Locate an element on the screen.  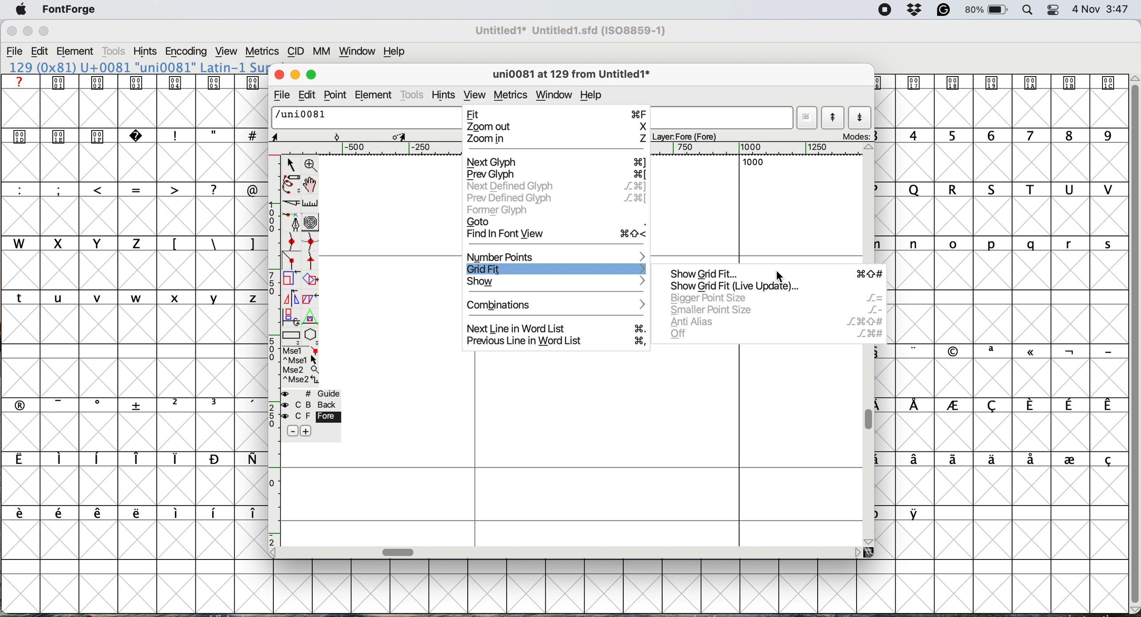
Encoding is located at coordinates (188, 51).